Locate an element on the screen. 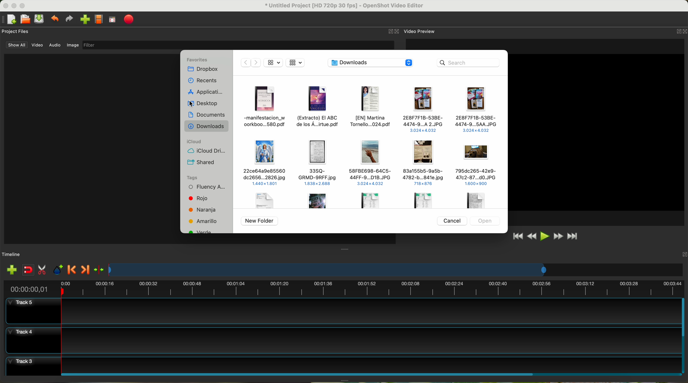  redo is located at coordinates (69, 19).